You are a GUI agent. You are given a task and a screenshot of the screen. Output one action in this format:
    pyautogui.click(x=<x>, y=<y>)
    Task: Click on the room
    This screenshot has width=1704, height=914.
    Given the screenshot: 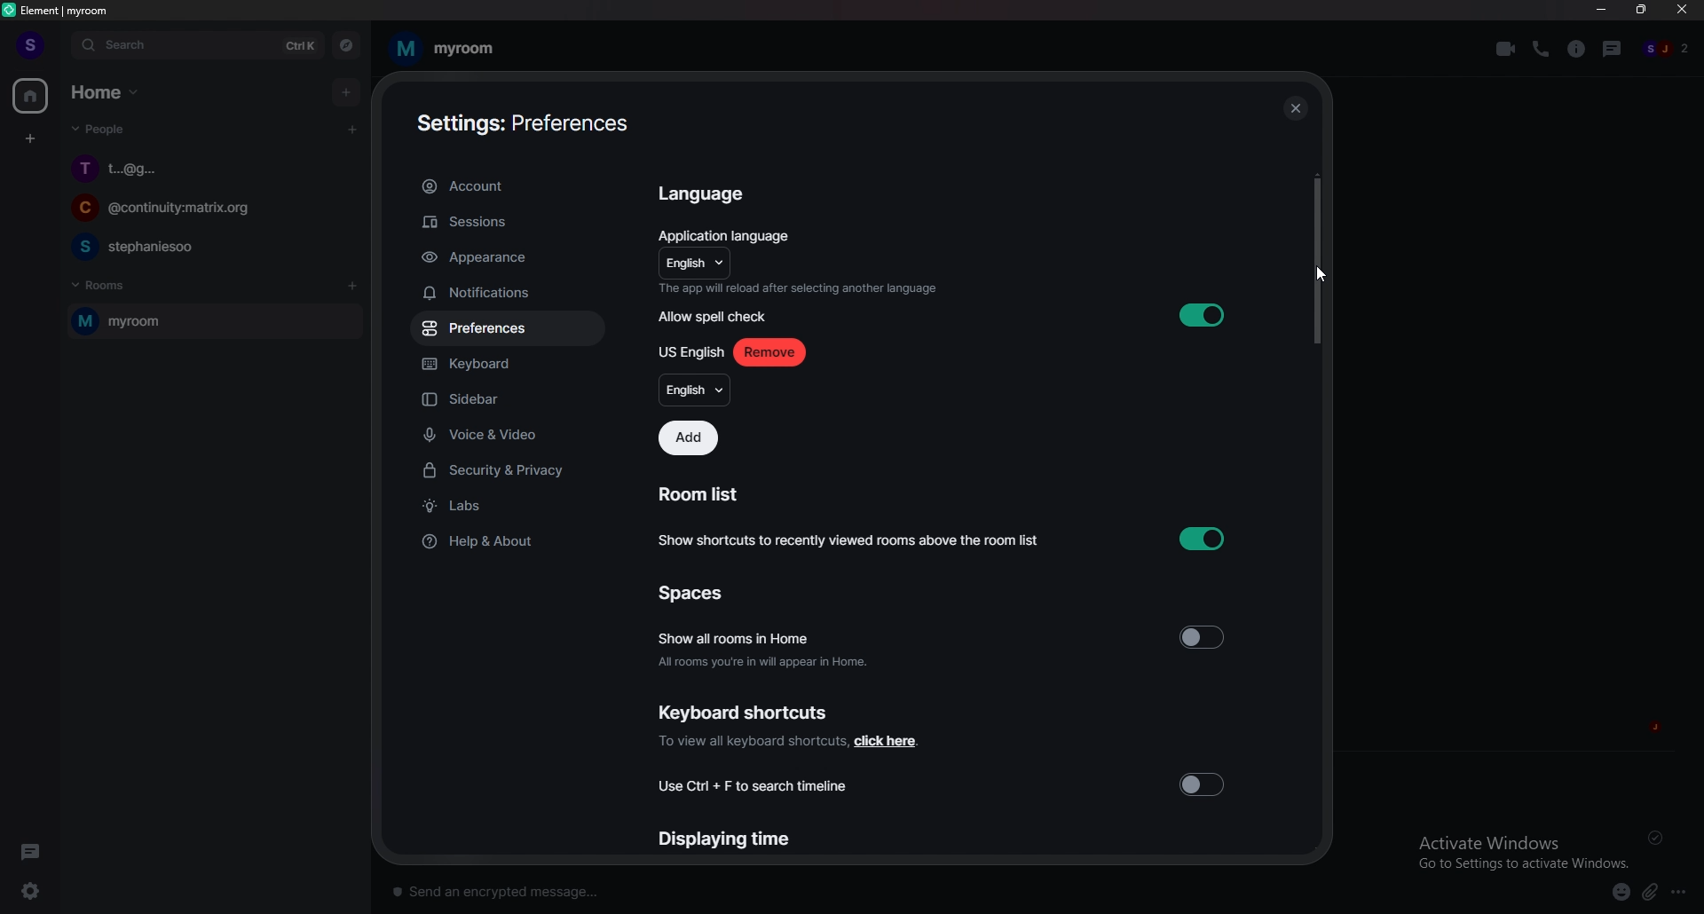 What is the action you would take?
    pyautogui.click(x=210, y=322)
    